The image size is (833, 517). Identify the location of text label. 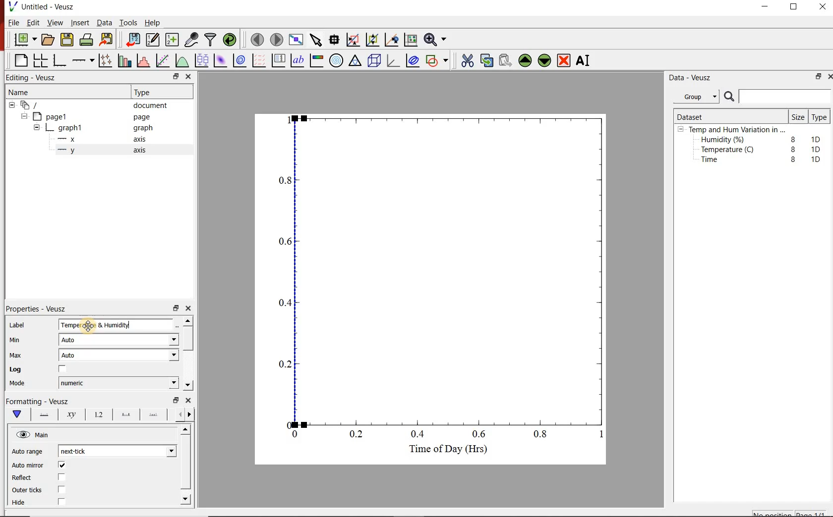
(299, 60).